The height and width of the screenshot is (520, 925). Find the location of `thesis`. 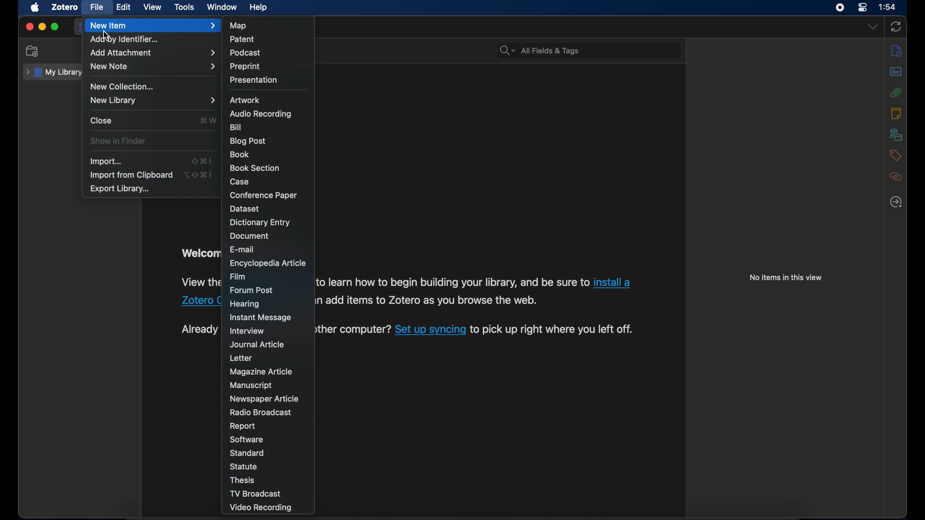

thesis is located at coordinates (243, 480).